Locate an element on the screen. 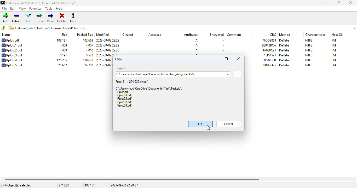 The image size is (357, 188). A is located at coordinates (197, 50).